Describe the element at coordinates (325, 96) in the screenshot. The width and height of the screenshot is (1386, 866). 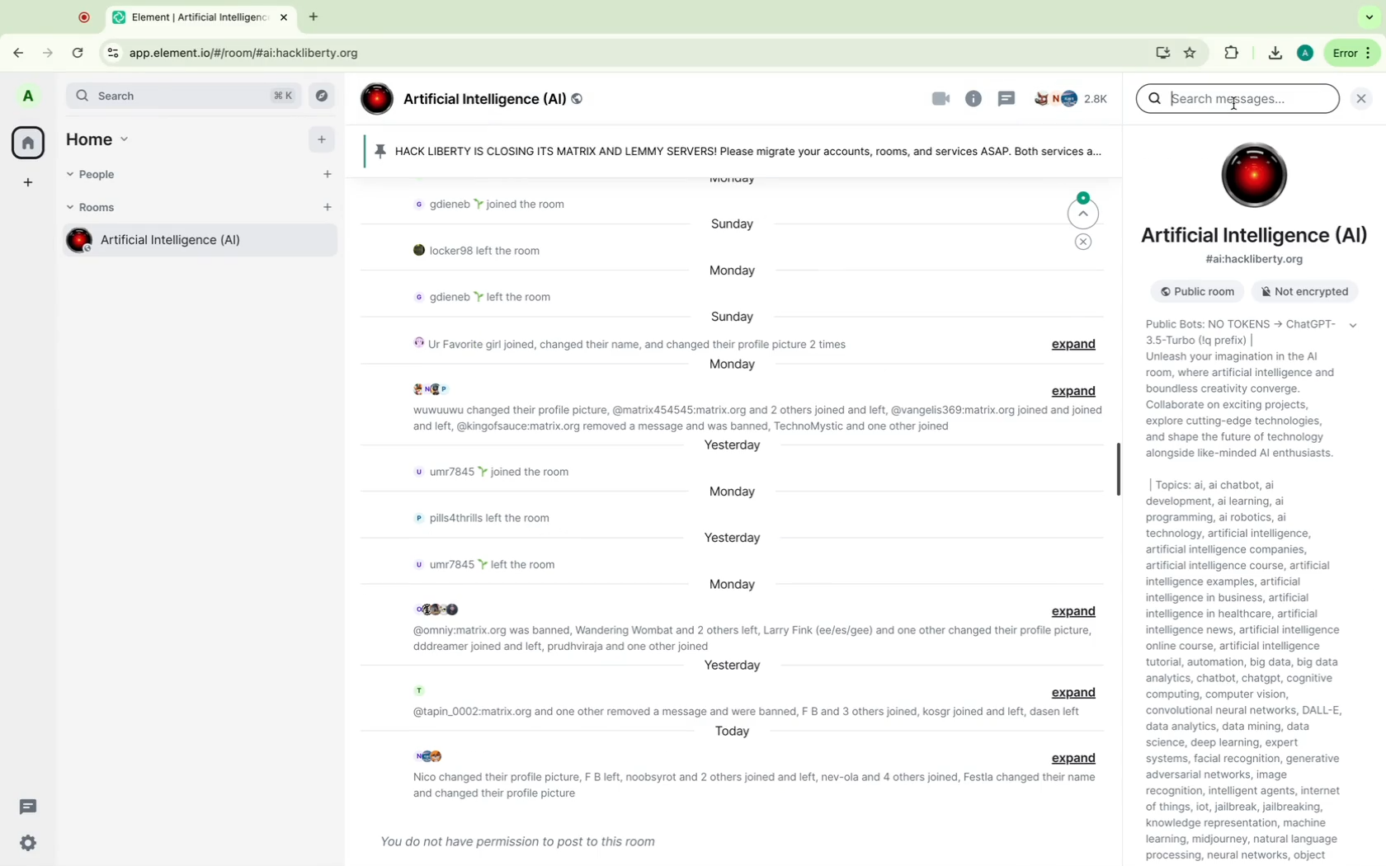
I see `explore rooms` at that location.